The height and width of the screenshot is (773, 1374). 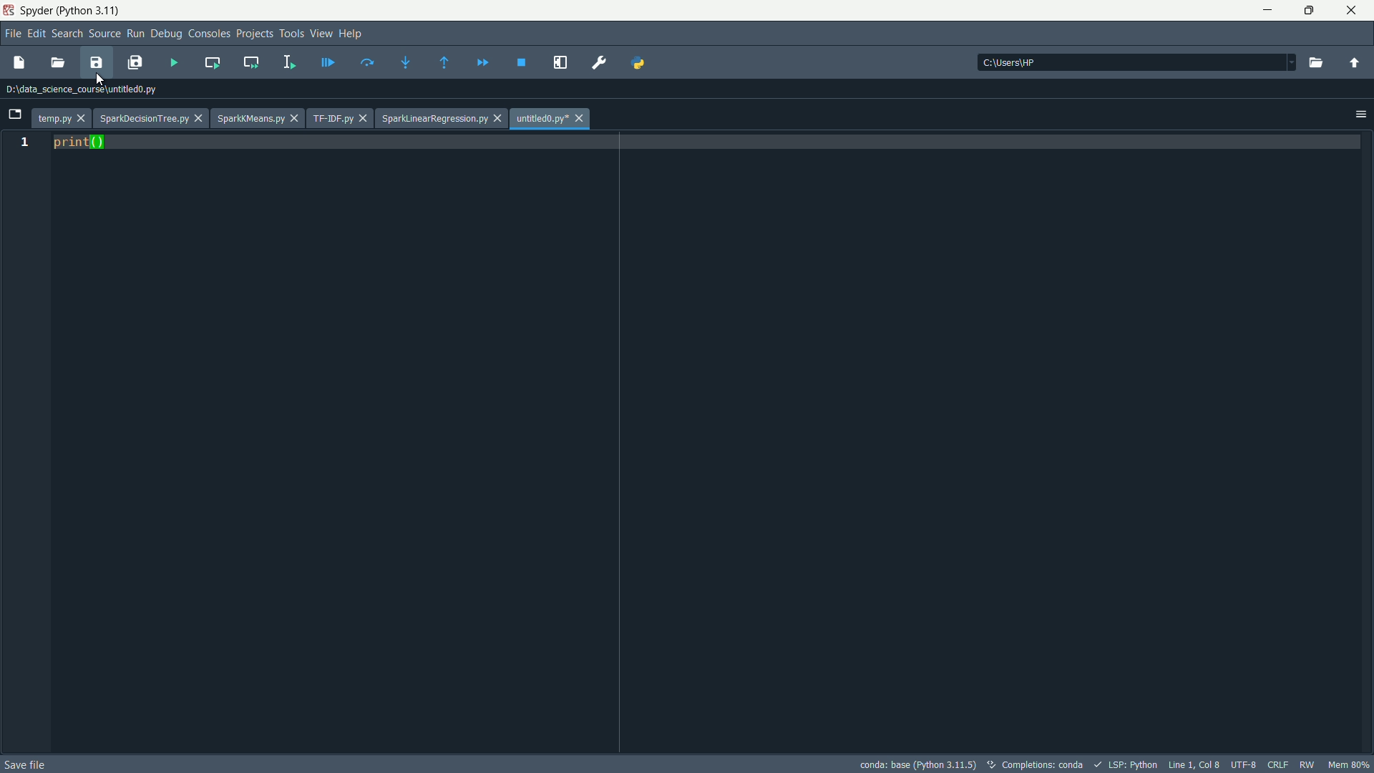 What do you see at coordinates (500, 120) in the screenshot?
I see `close` at bounding box center [500, 120].